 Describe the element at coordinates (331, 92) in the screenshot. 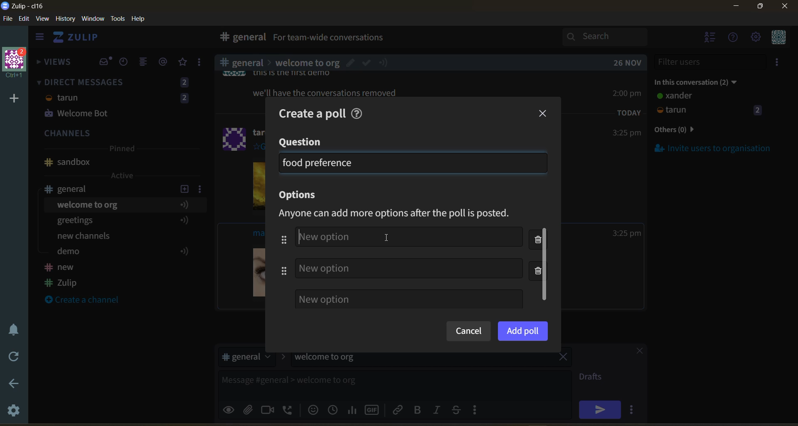

I see `` at that location.